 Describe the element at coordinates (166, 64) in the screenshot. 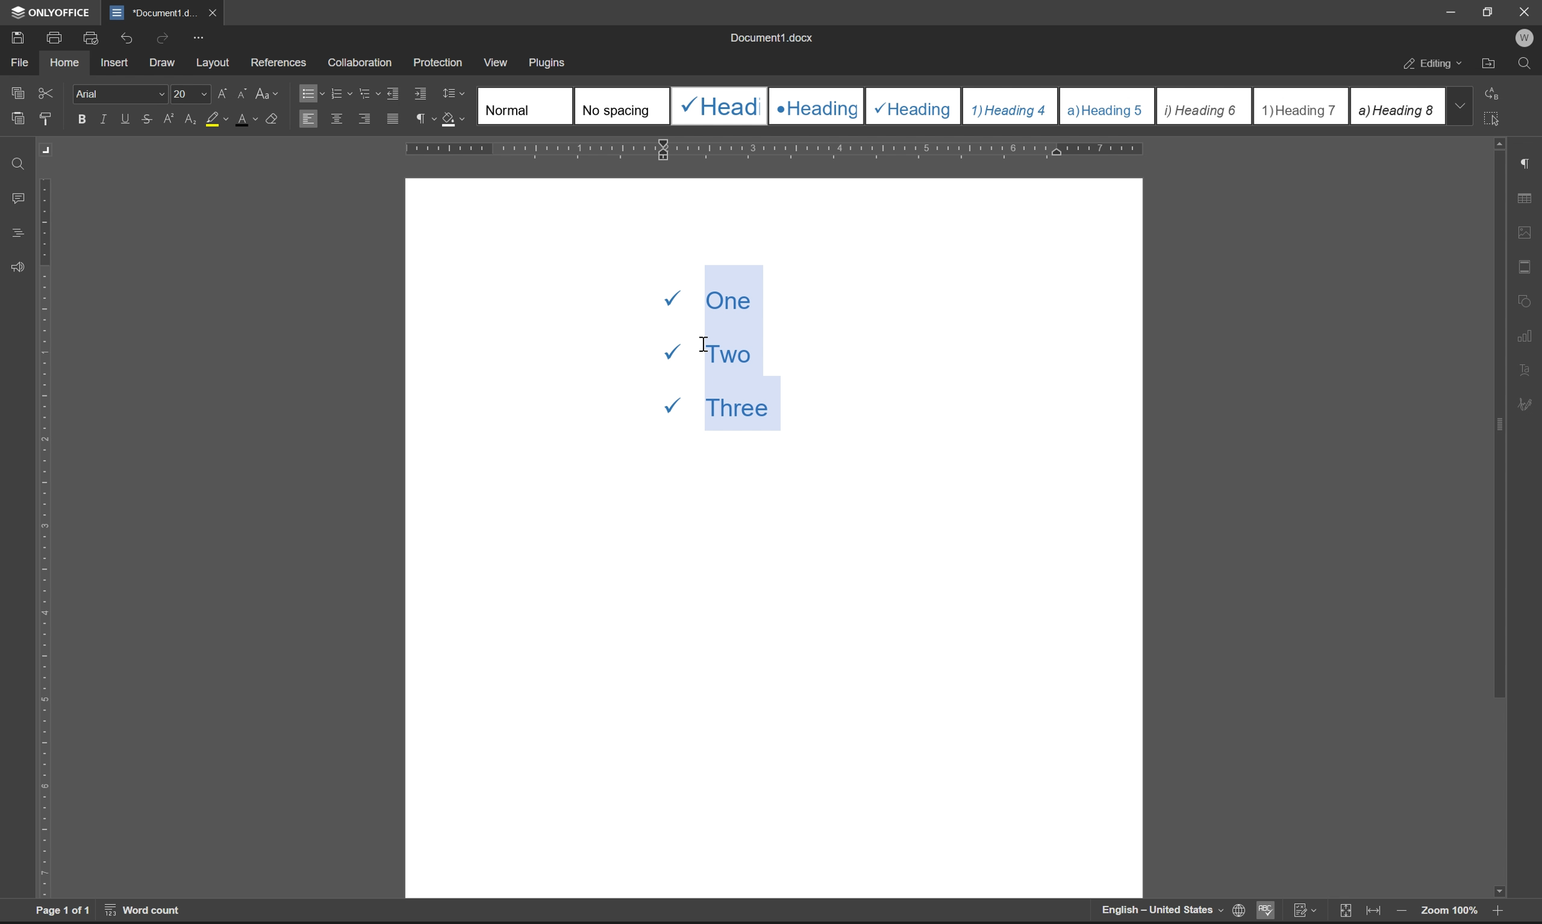

I see `draw` at that location.